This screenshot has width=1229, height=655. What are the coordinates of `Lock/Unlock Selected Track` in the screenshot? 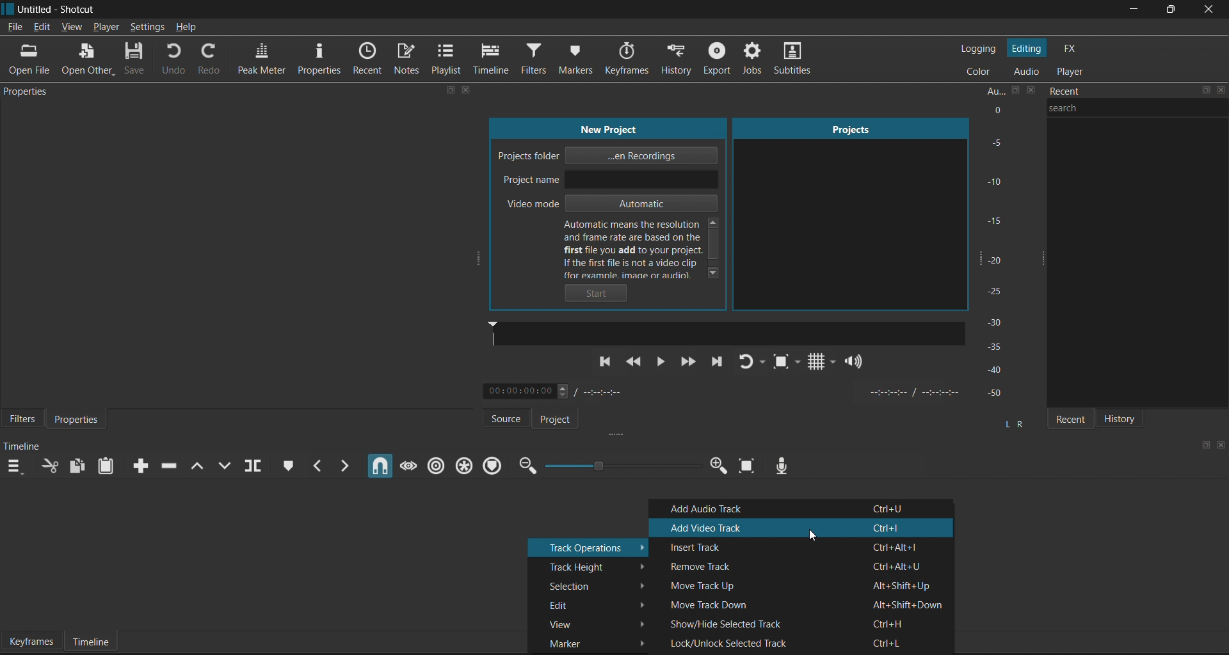 It's located at (803, 643).